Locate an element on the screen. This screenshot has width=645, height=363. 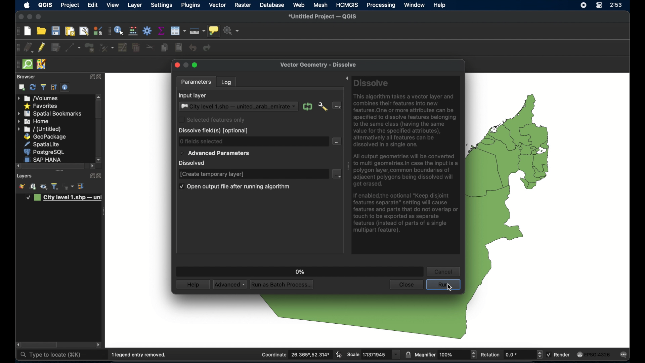
dissolved is located at coordinates (194, 163).